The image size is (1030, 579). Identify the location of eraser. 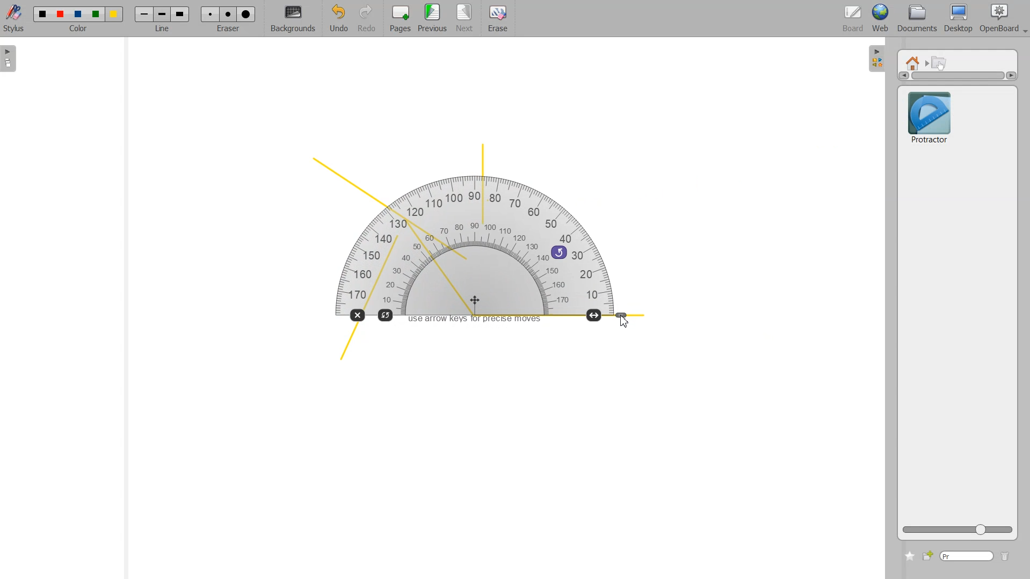
(227, 32).